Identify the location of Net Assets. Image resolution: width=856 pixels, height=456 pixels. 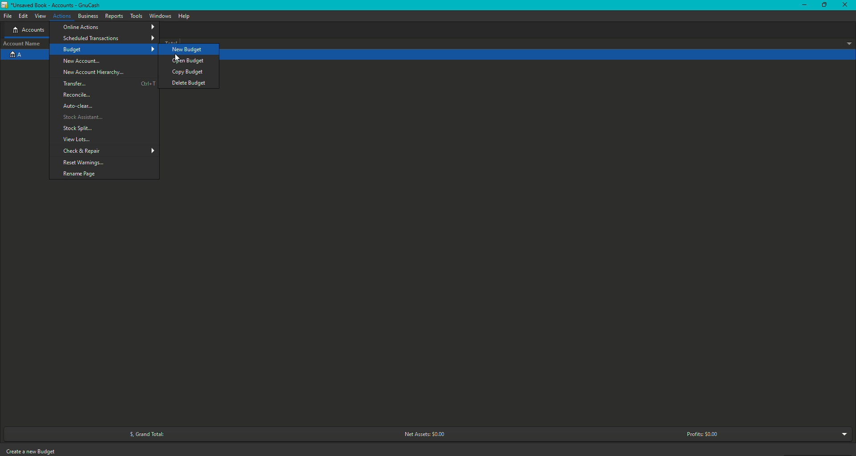
(423, 434).